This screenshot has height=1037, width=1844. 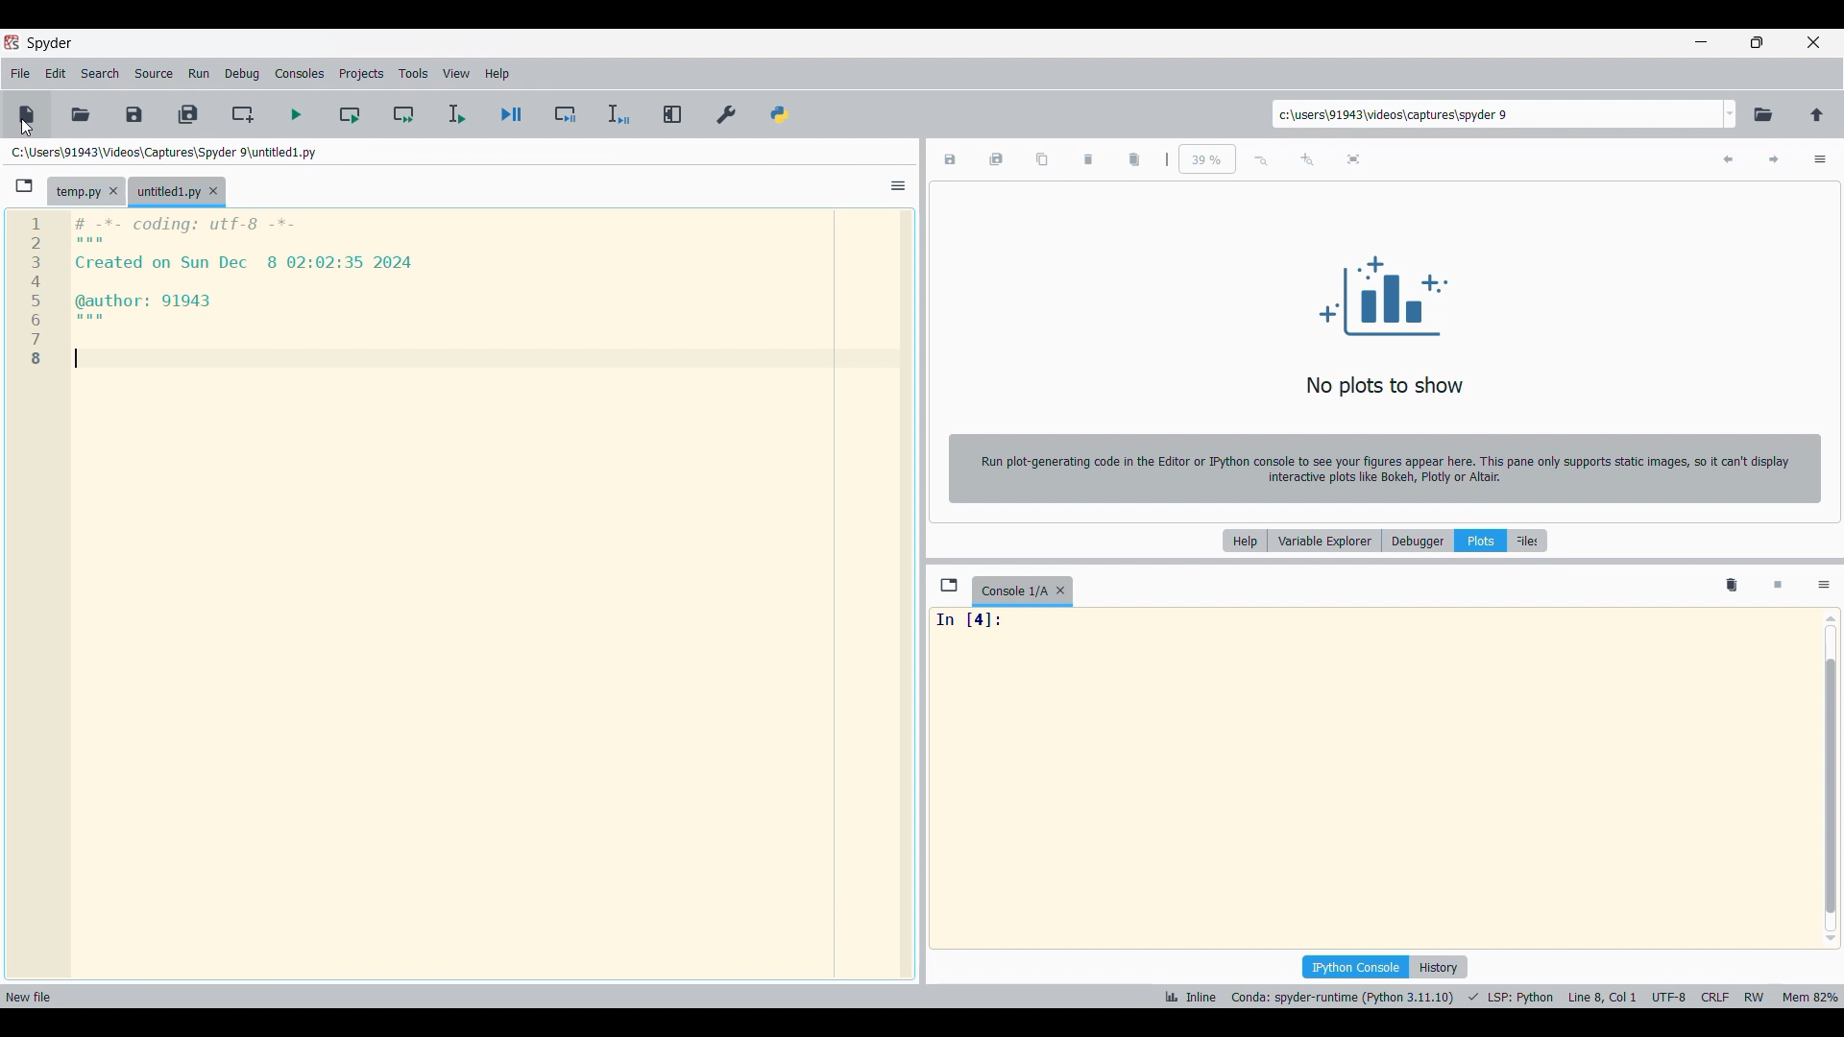 What do you see at coordinates (1825, 587) in the screenshot?
I see `Options` at bounding box center [1825, 587].